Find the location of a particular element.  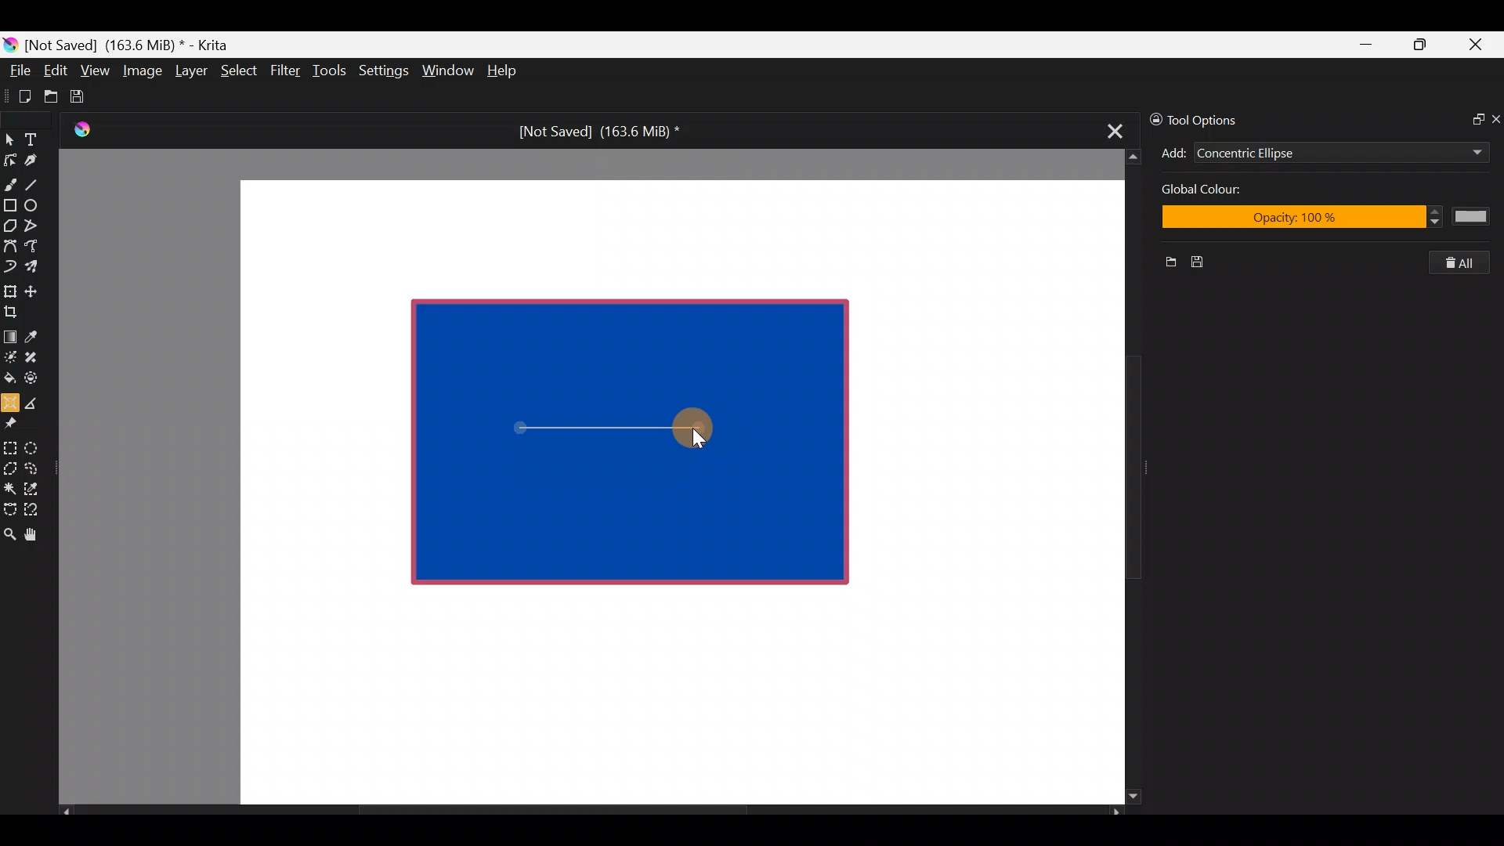

[Not Saved] (163.6 MiB) * - Krita is located at coordinates (135, 44).